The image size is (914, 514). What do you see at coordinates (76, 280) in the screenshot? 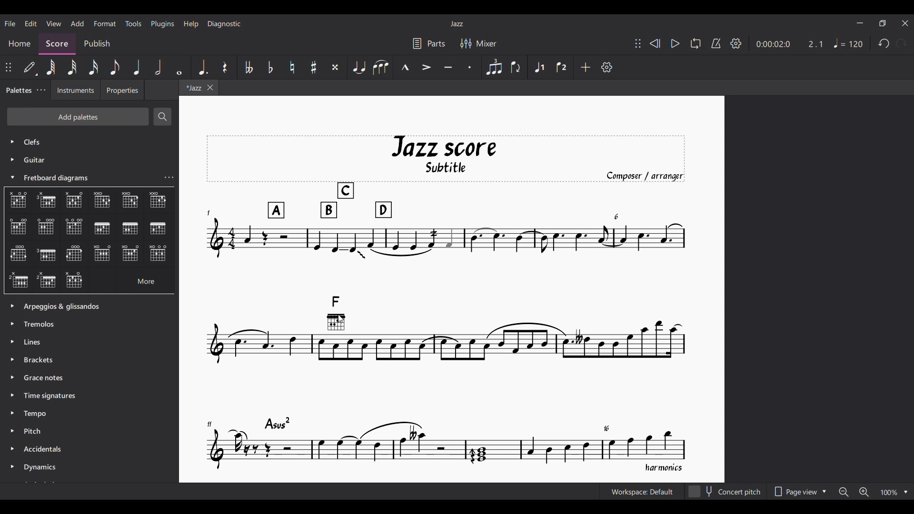
I see `Chart 19` at bounding box center [76, 280].